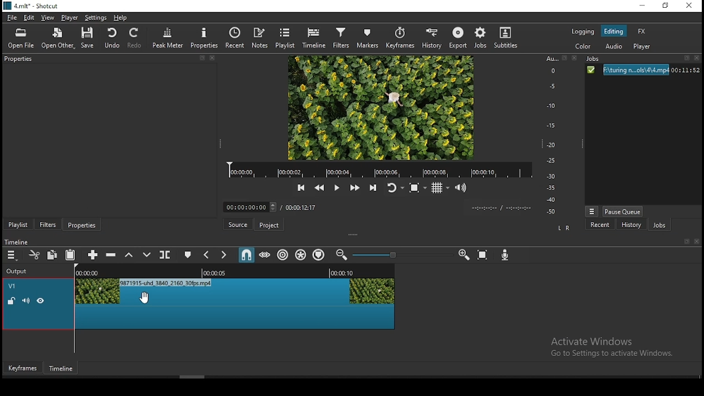 This screenshot has height=396, width=704. Describe the element at coordinates (188, 254) in the screenshot. I see `create/edit marker` at that location.